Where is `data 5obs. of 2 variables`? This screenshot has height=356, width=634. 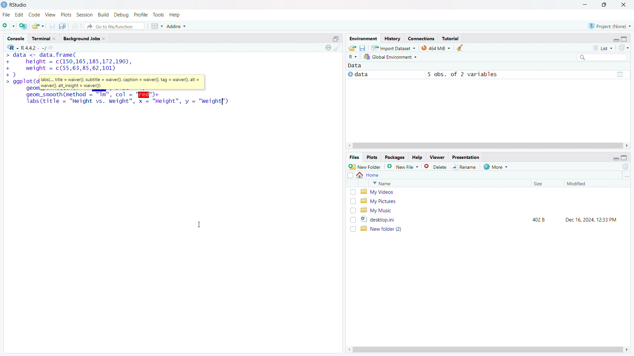
data 5obs. of 2 variables is located at coordinates (487, 75).